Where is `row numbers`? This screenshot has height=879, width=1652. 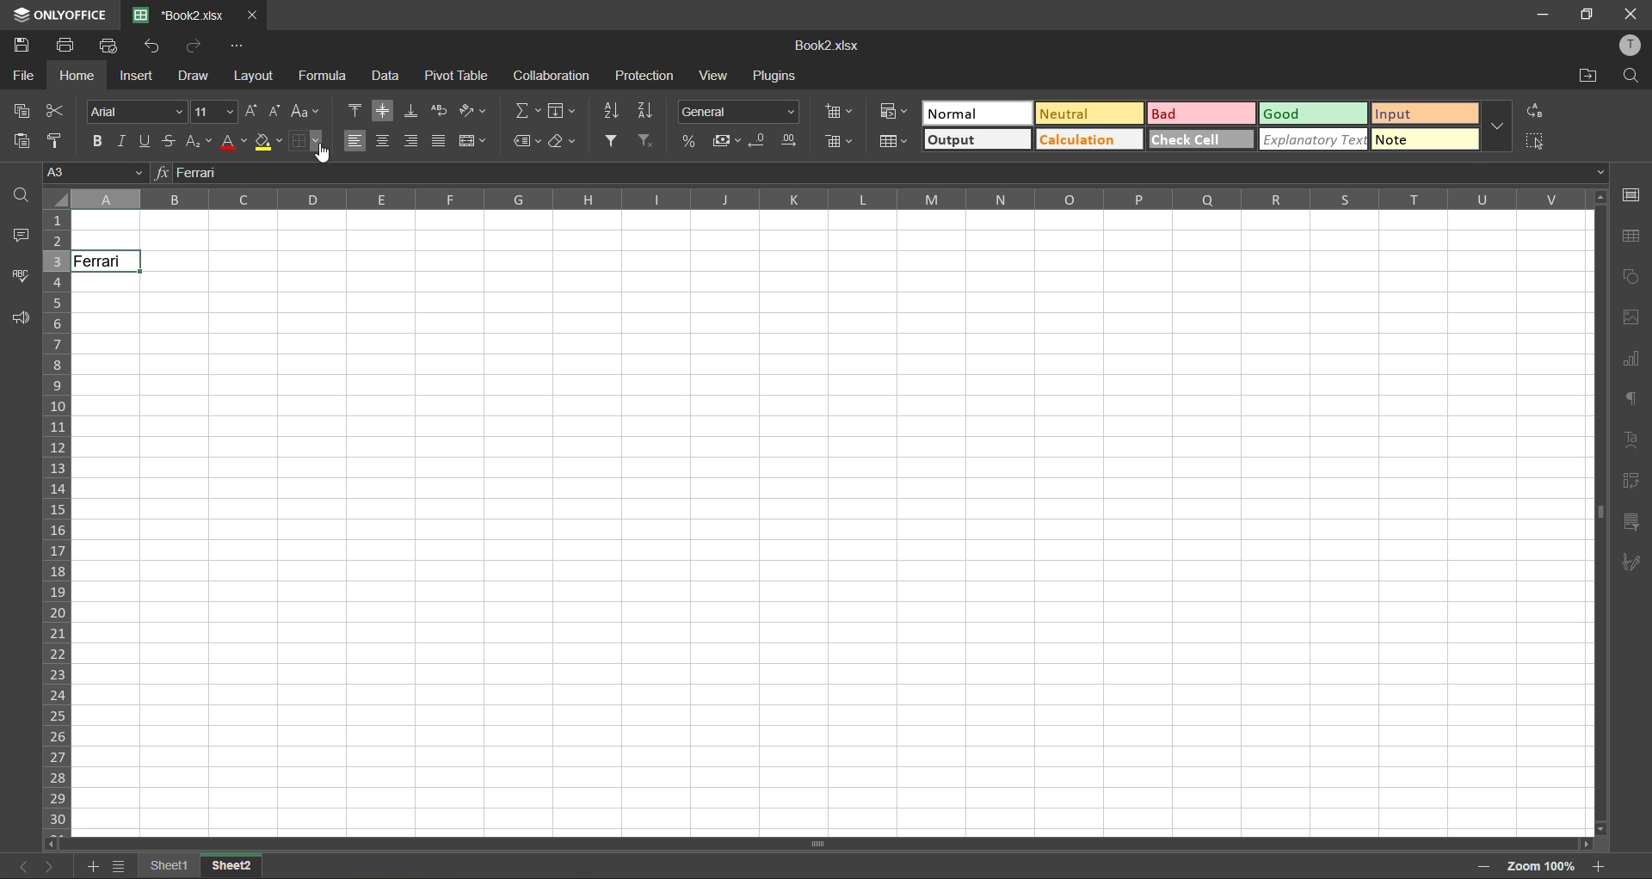 row numbers is located at coordinates (57, 519).